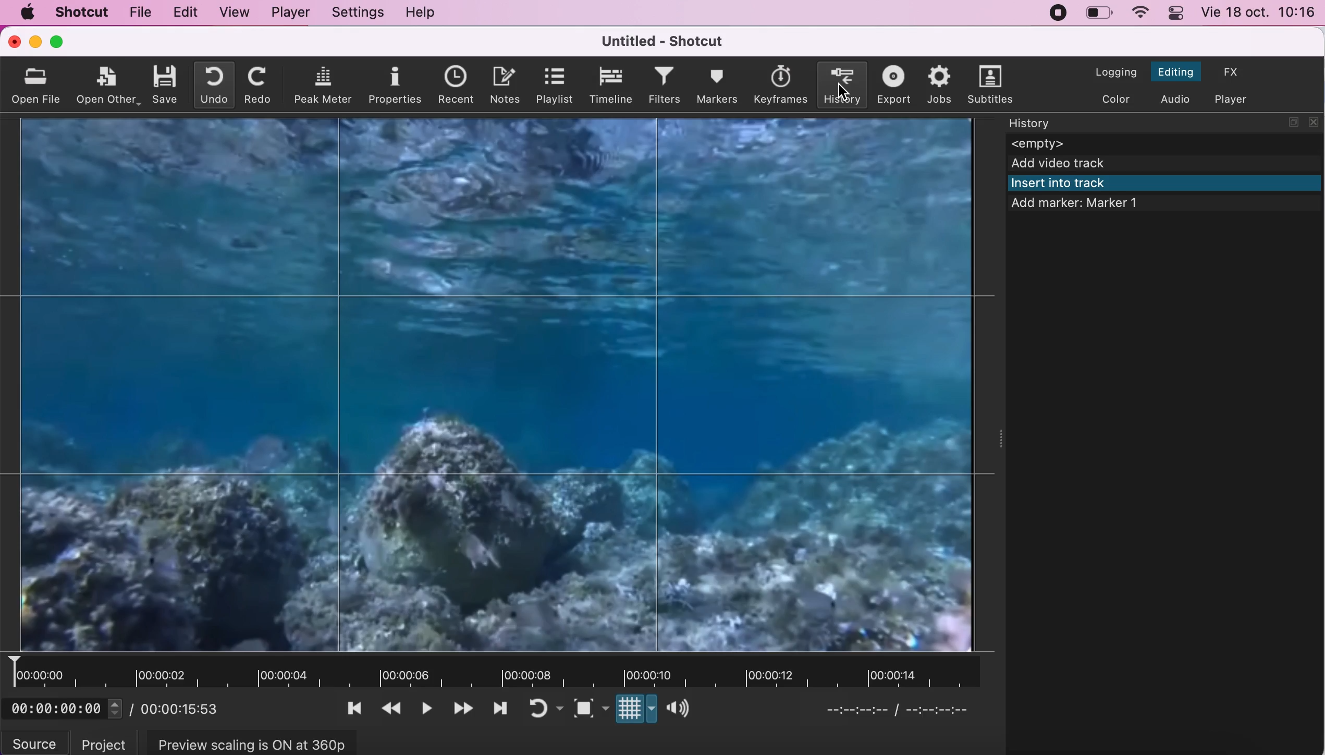 The width and height of the screenshot is (1325, 755). What do you see at coordinates (988, 82) in the screenshot?
I see `subtitles` at bounding box center [988, 82].